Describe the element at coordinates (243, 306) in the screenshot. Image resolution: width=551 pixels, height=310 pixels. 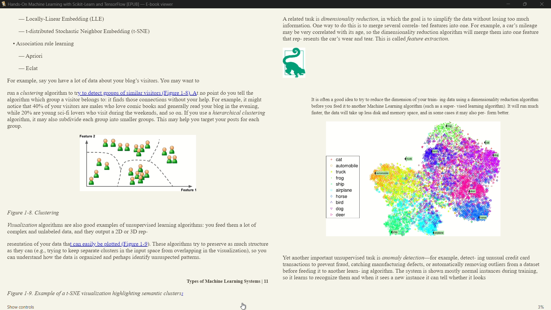
I see `cursor` at that location.